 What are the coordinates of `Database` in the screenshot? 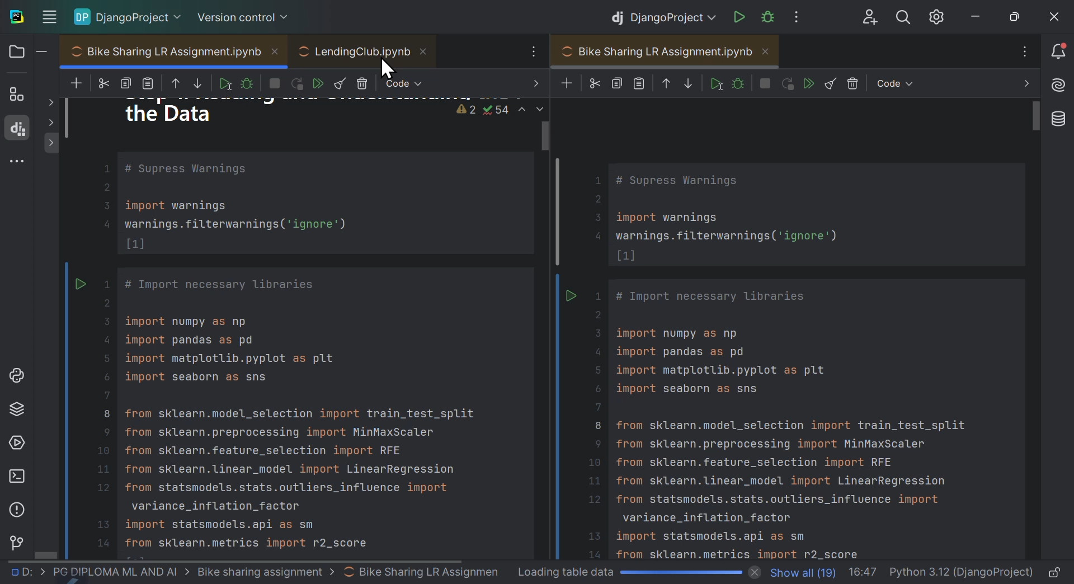 It's located at (1061, 122).